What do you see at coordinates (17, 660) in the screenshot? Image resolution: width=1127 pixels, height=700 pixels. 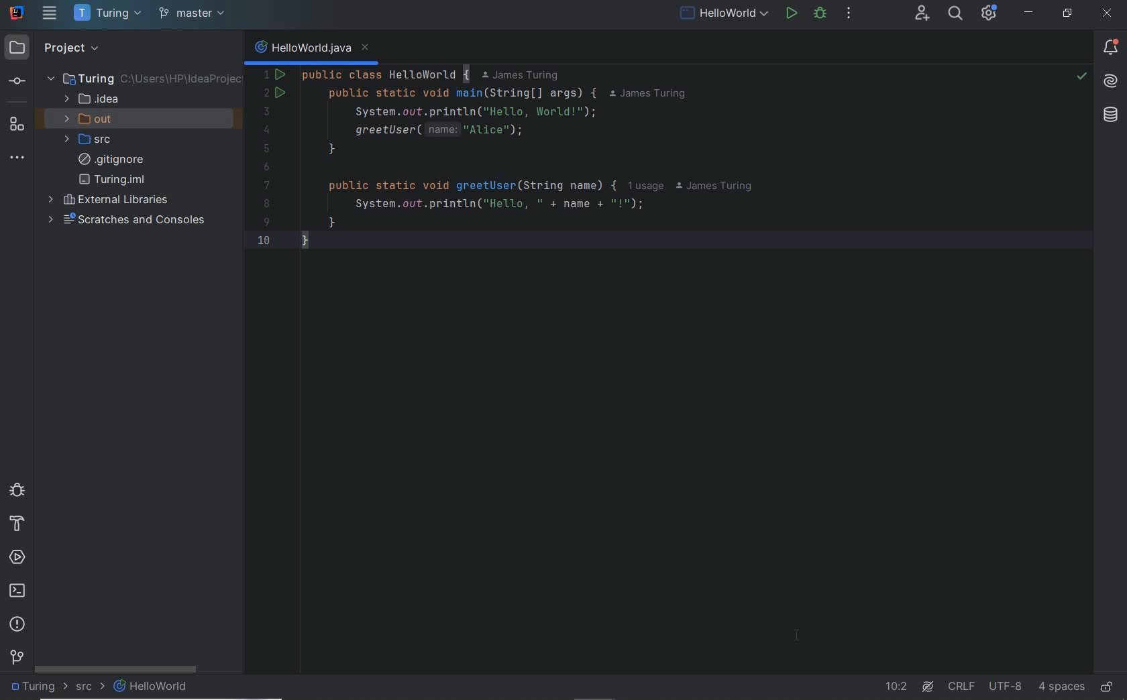 I see `Git` at bounding box center [17, 660].